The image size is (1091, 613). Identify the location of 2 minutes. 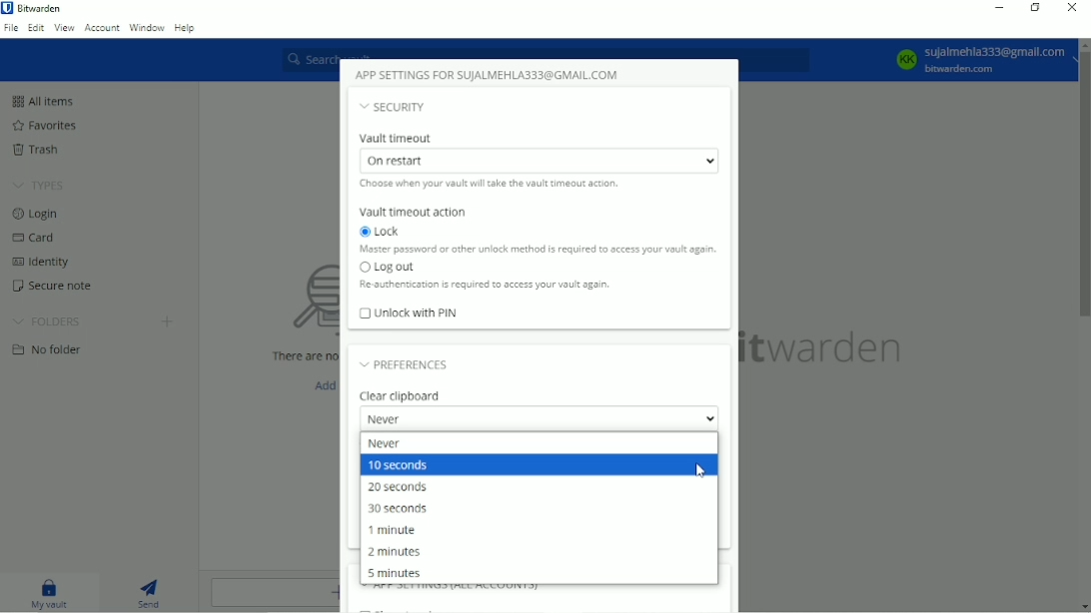
(398, 552).